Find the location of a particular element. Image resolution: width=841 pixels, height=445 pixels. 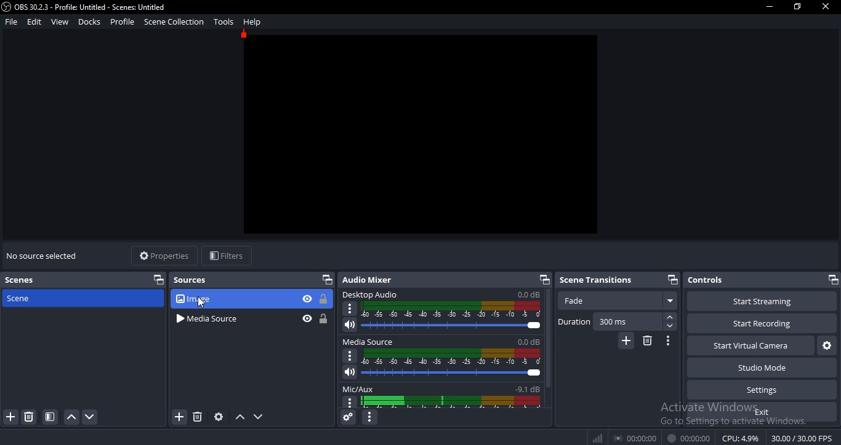

scene is located at coordinates (20, 299).